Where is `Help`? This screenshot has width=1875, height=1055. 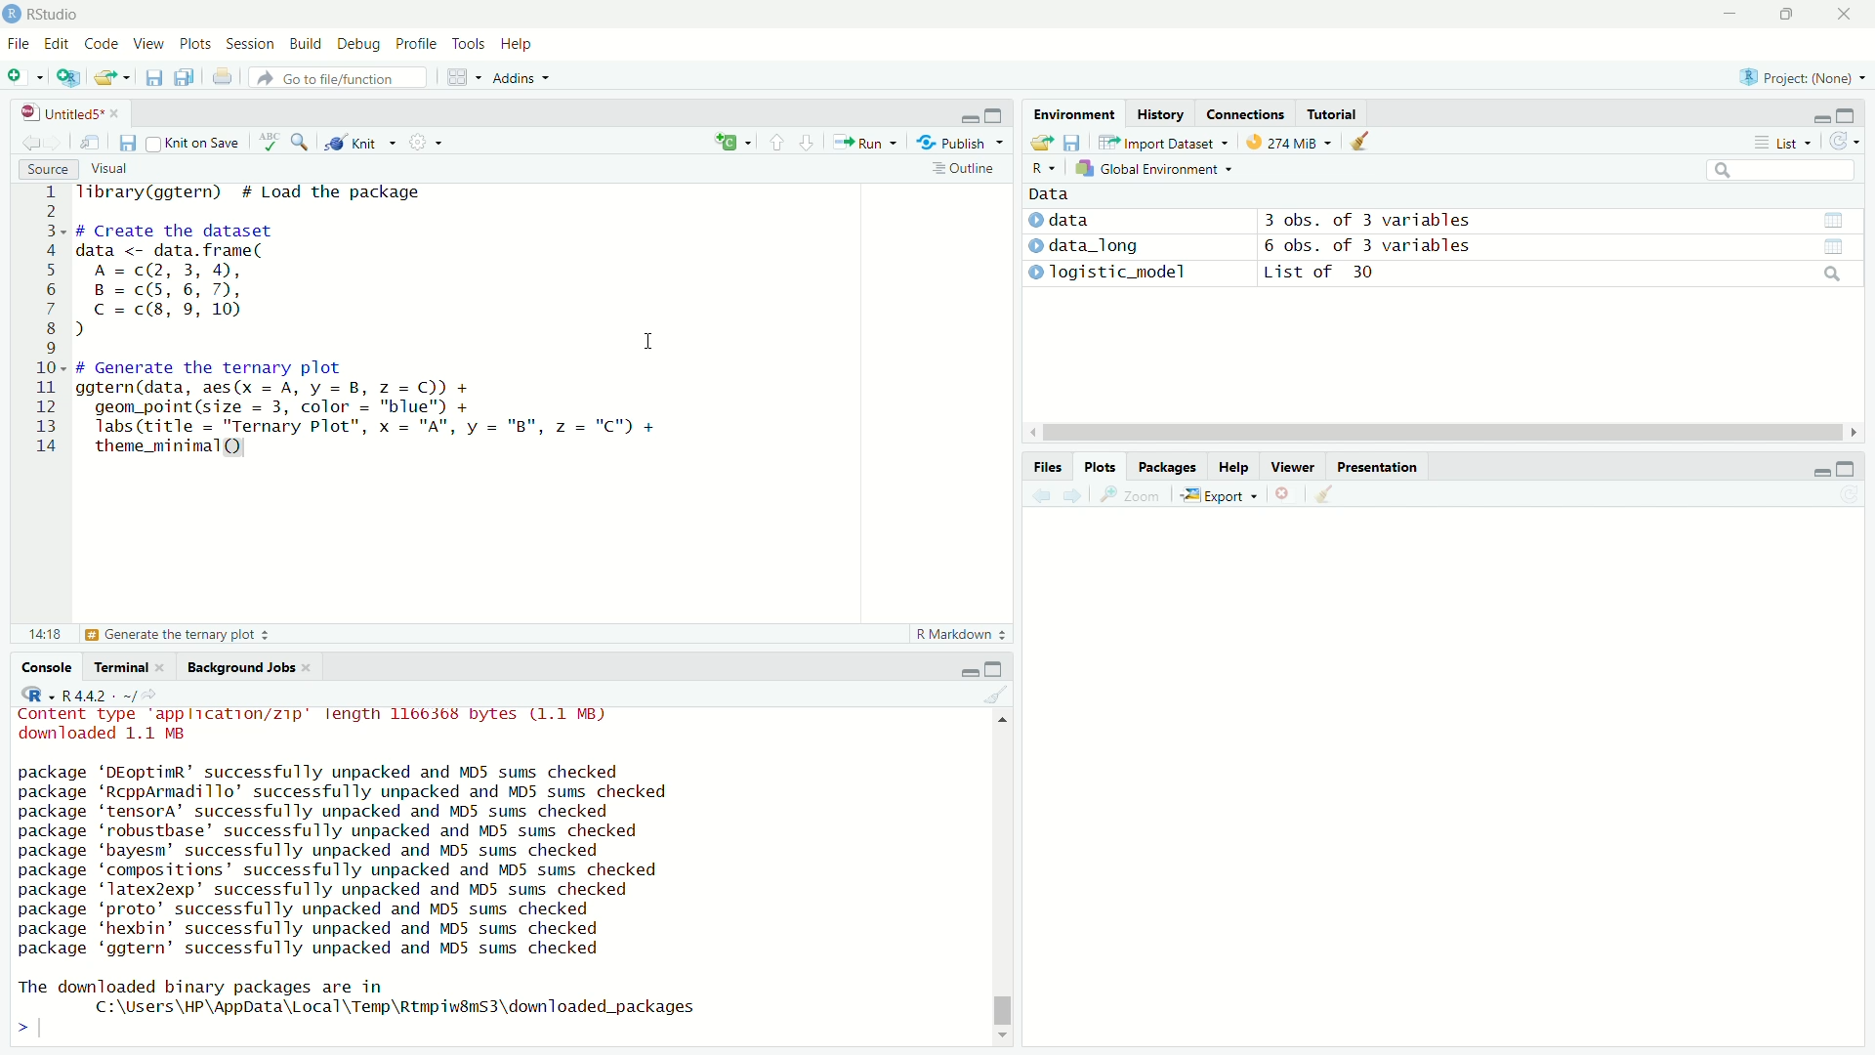 Help is located at coordinates (515, 45).